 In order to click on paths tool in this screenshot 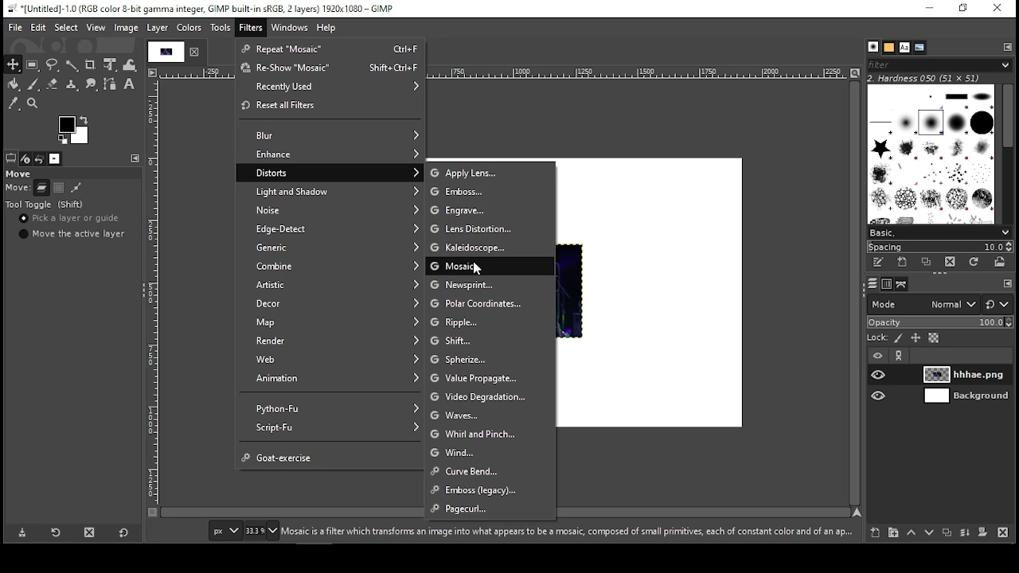, I will do `click(111, 86)`.